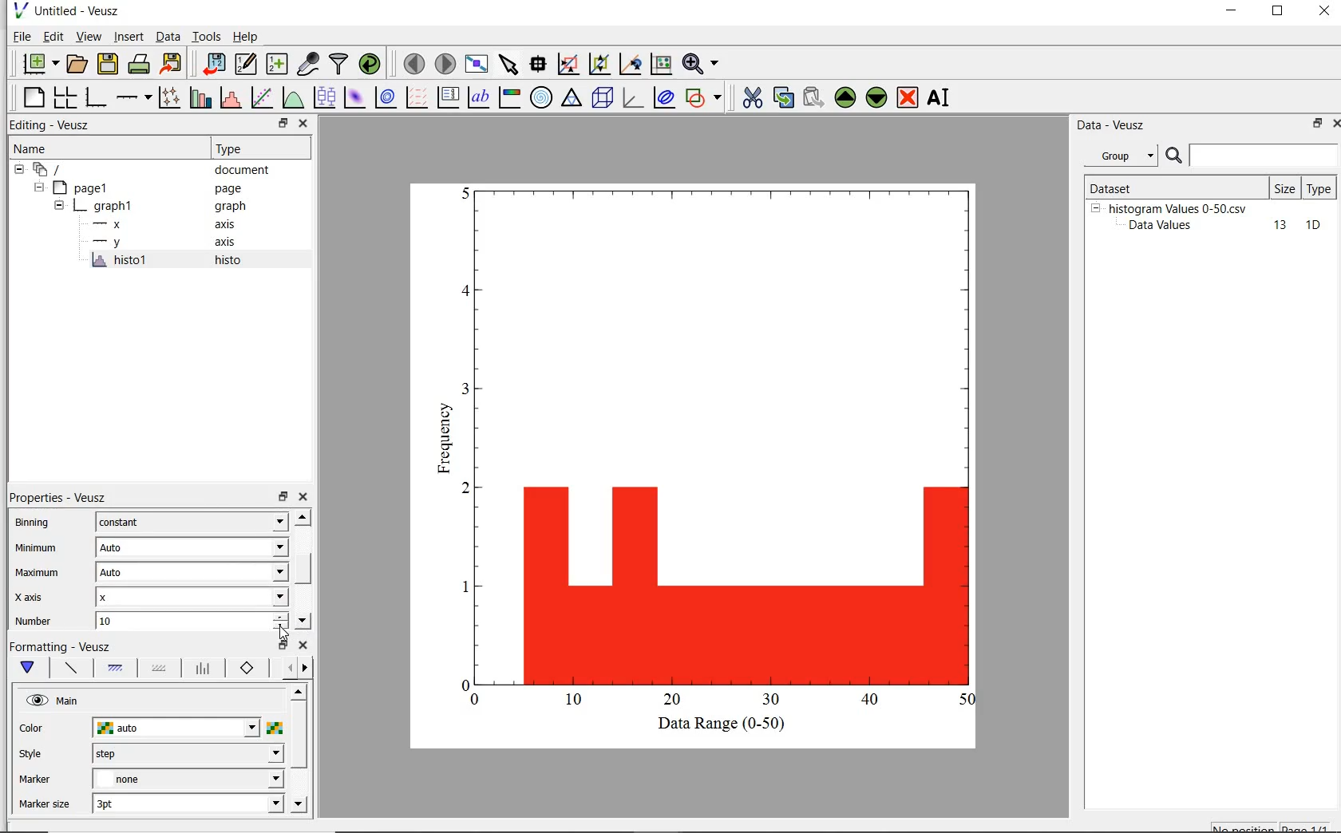 The height and width of the screenshot is (833, 1341). What do you see at coordinates (231, 224) in the screenshot?
I see `axis` at bounding box center [231, 224].